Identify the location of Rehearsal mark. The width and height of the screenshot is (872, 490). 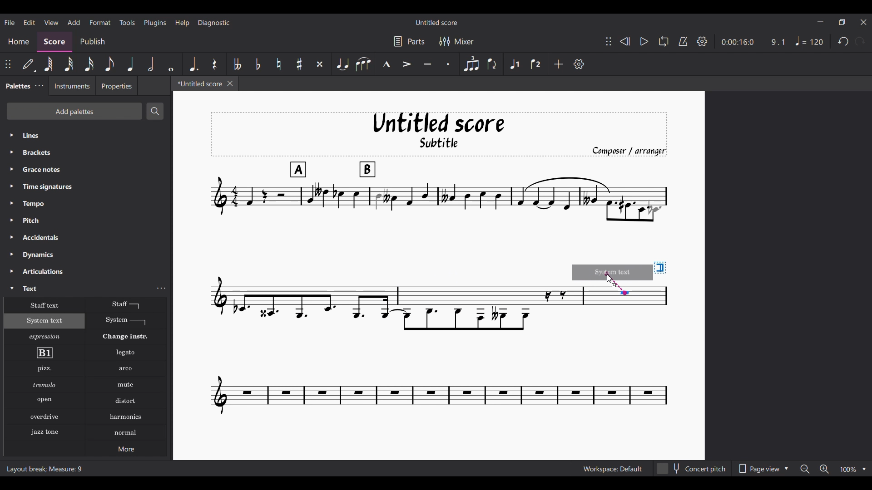
(45, 353).